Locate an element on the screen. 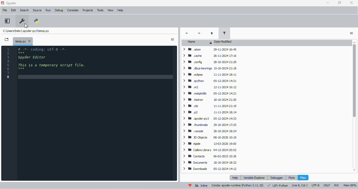  inline is located at coordinates (201, 185).